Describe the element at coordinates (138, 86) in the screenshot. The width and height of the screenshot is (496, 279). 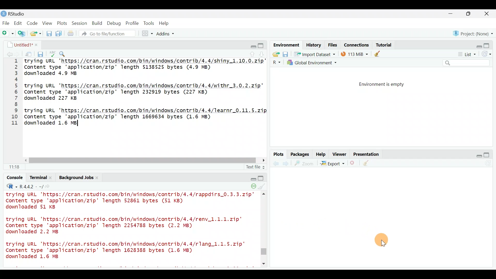
I see `> Trying URL nttps://cran.rstudilo.com/bin/winaows/contrib/4.4/withr_5.0.2.2Z1p` at that location.